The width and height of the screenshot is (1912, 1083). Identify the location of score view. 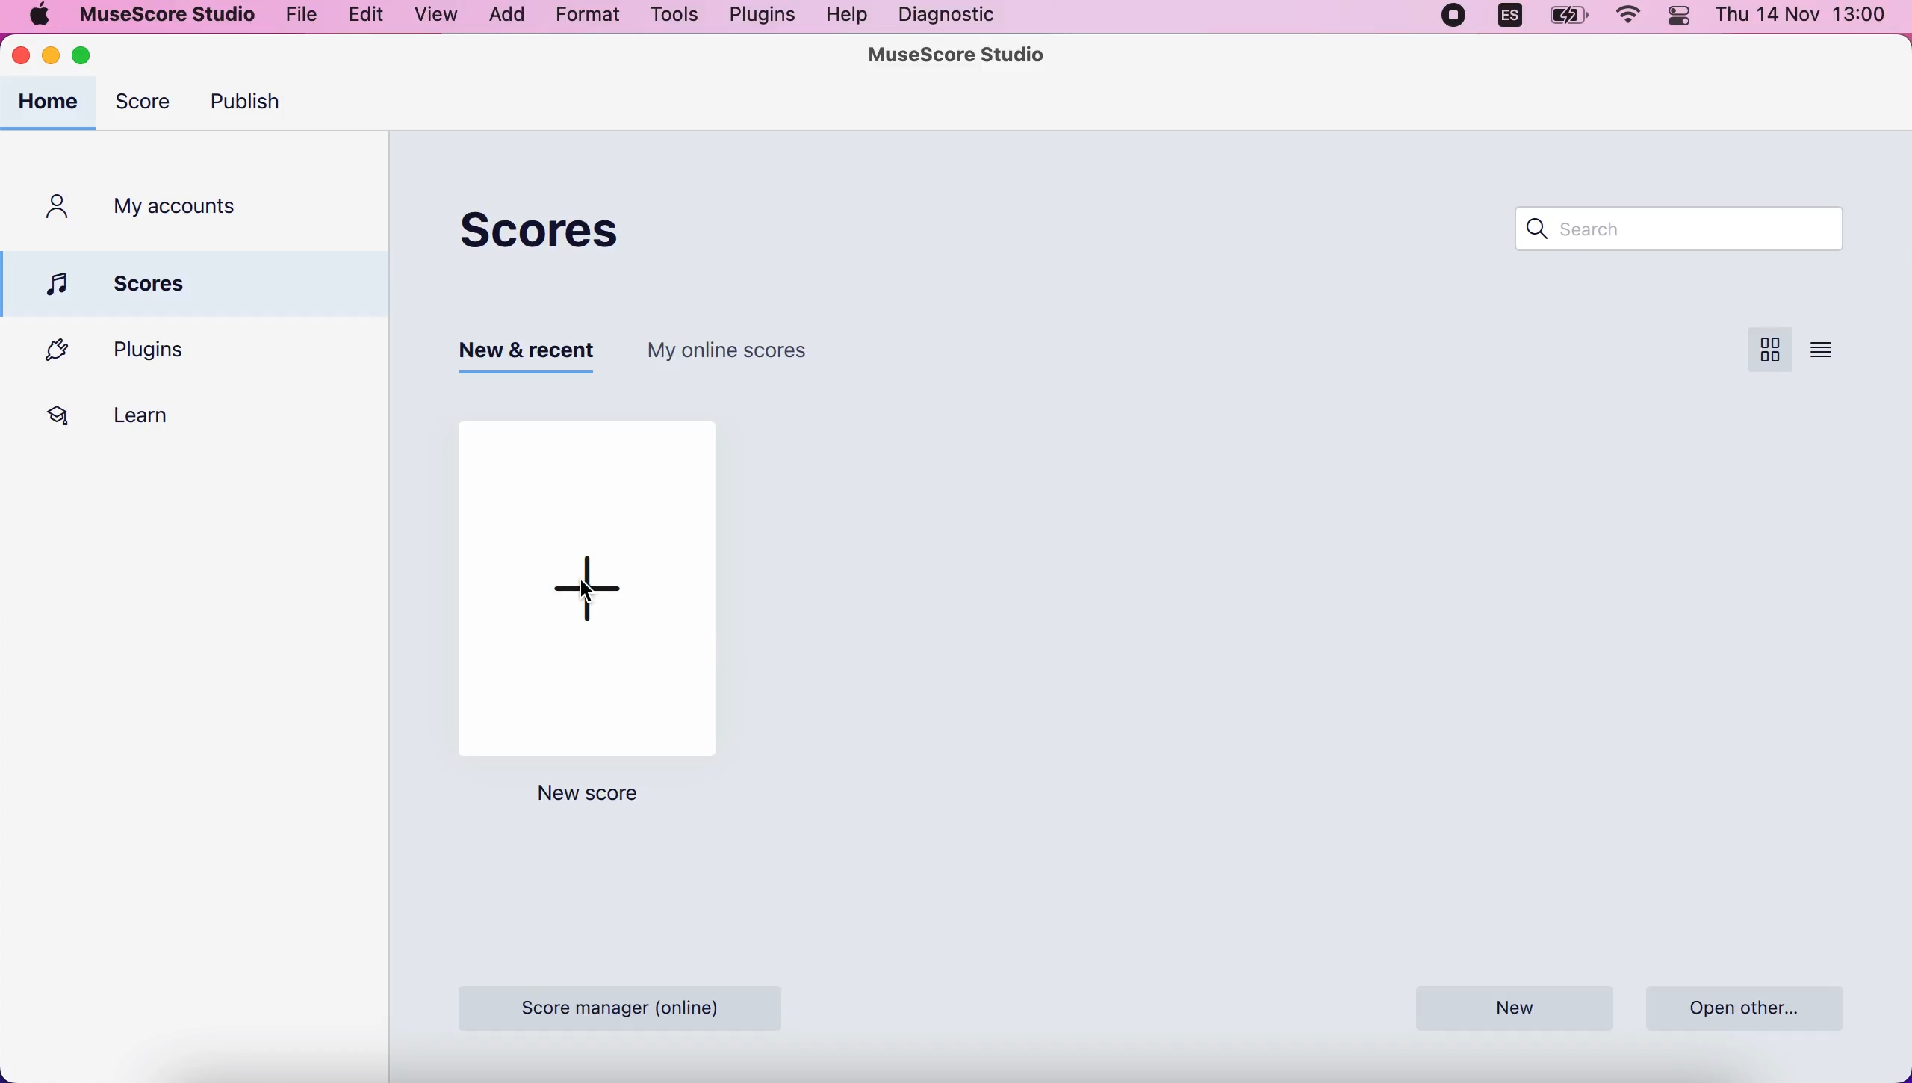
(1767, 350).